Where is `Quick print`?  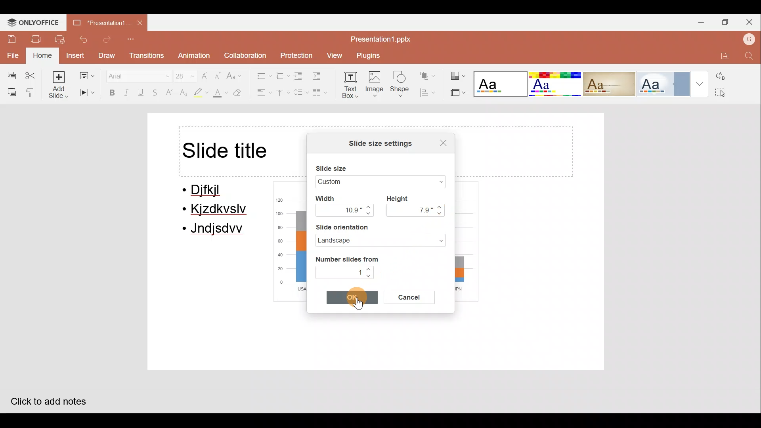 Quick print is located at coordinates (61, 40).